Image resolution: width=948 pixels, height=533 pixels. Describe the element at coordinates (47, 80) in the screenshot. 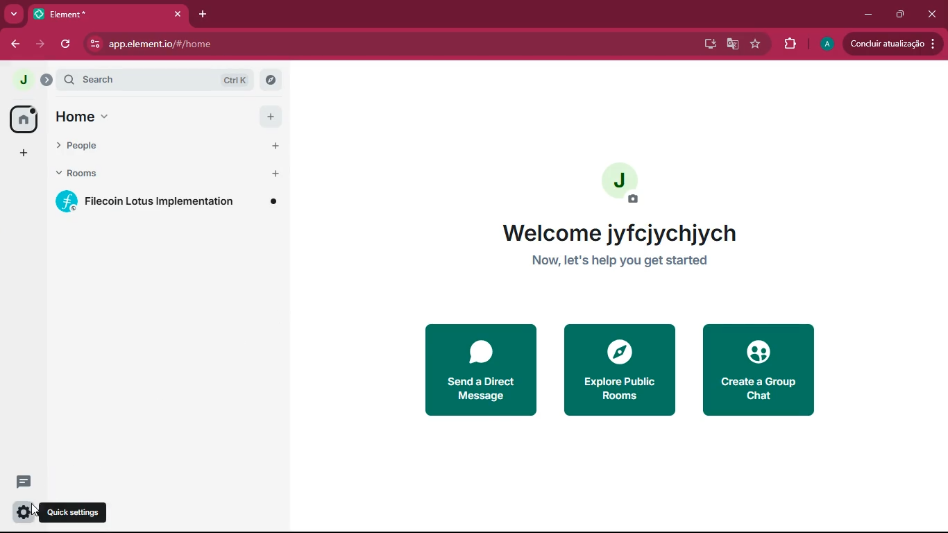

I see `expand` at that location.